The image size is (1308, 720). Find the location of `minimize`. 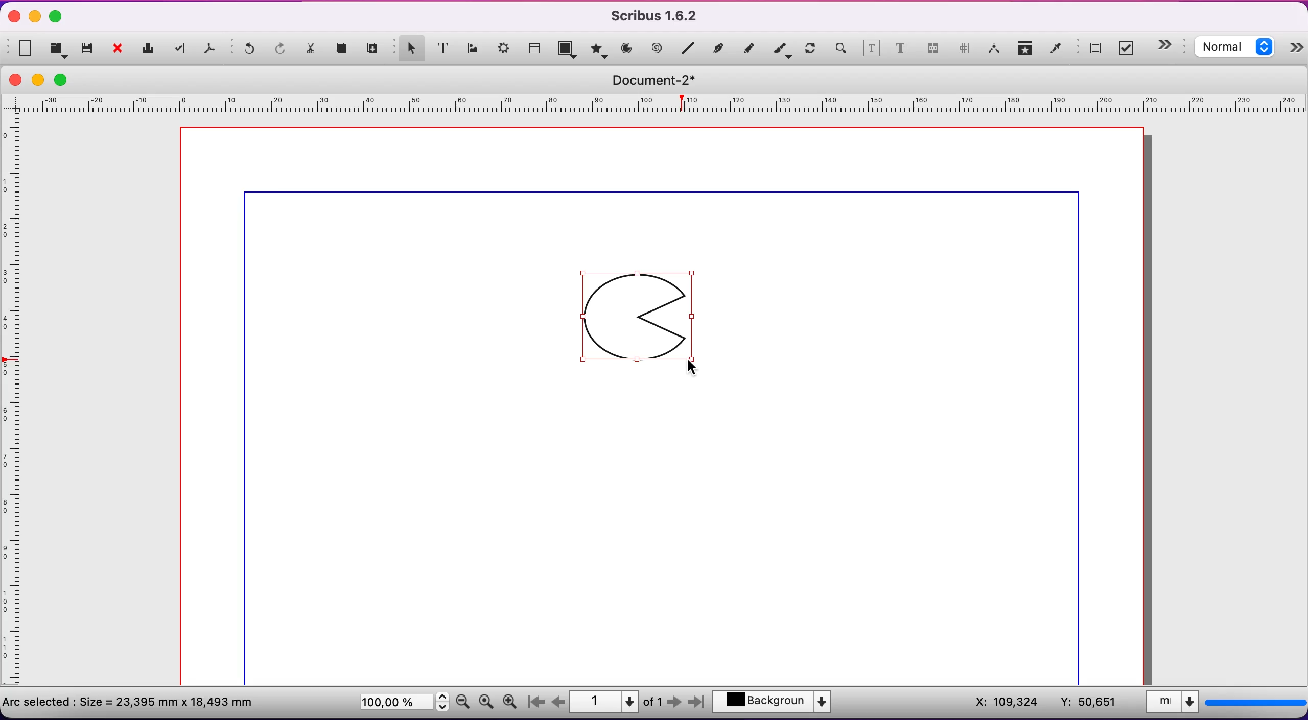

minimize is located at coordinates (41, 80).